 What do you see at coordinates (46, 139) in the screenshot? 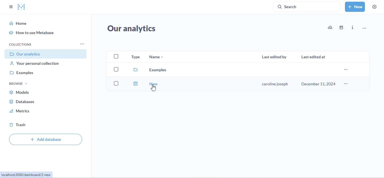
I see `add database` at bounding box center [46, 139].